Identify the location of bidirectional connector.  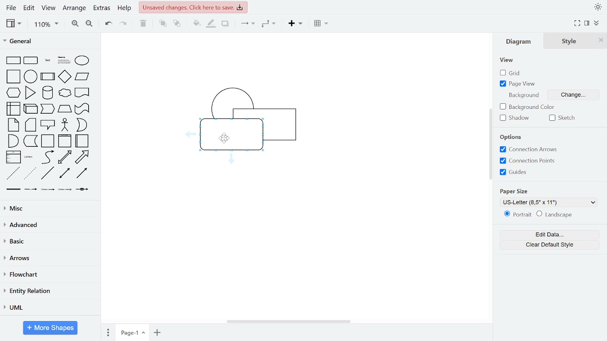
(65, 173).